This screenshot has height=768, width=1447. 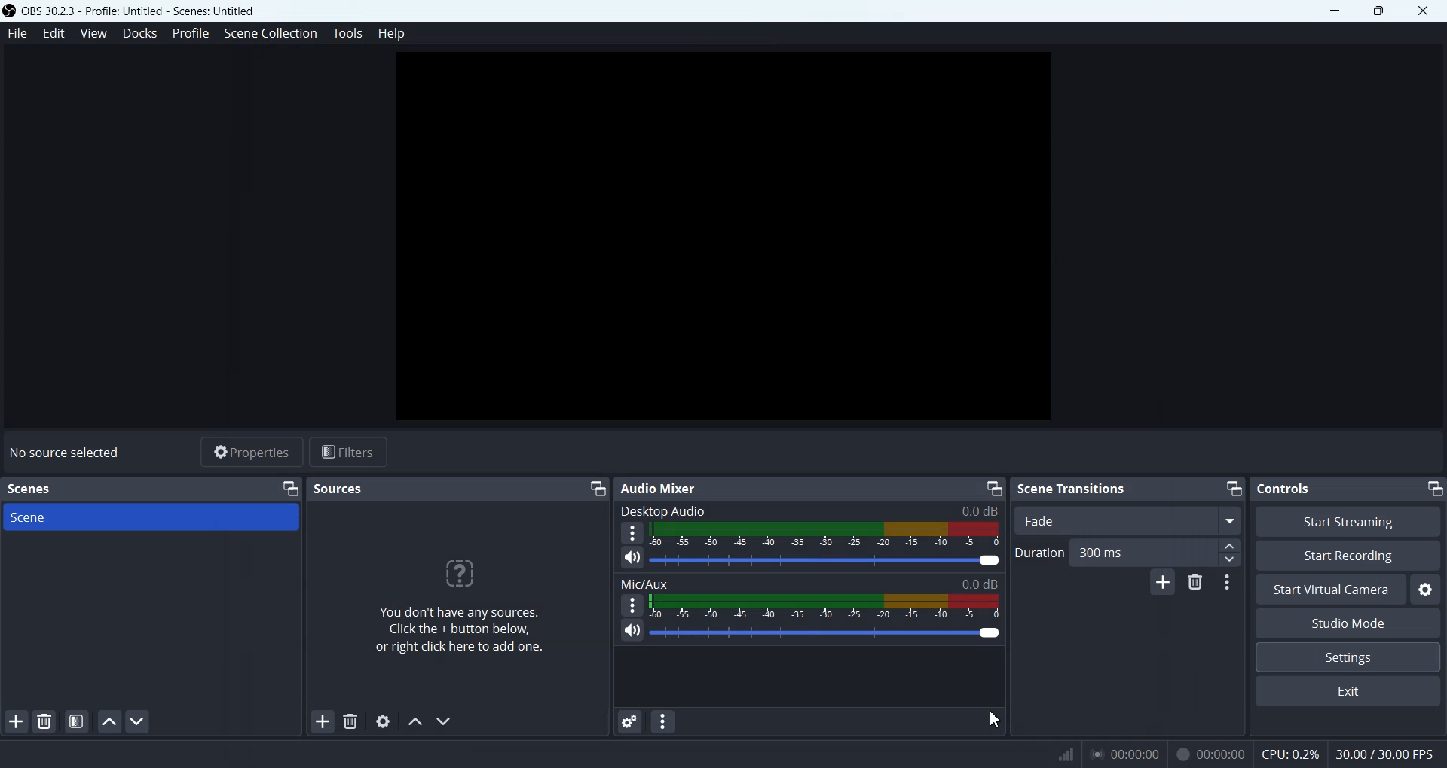 I want to click on Mic/Aux Indicator, so click(x=827, y=605).